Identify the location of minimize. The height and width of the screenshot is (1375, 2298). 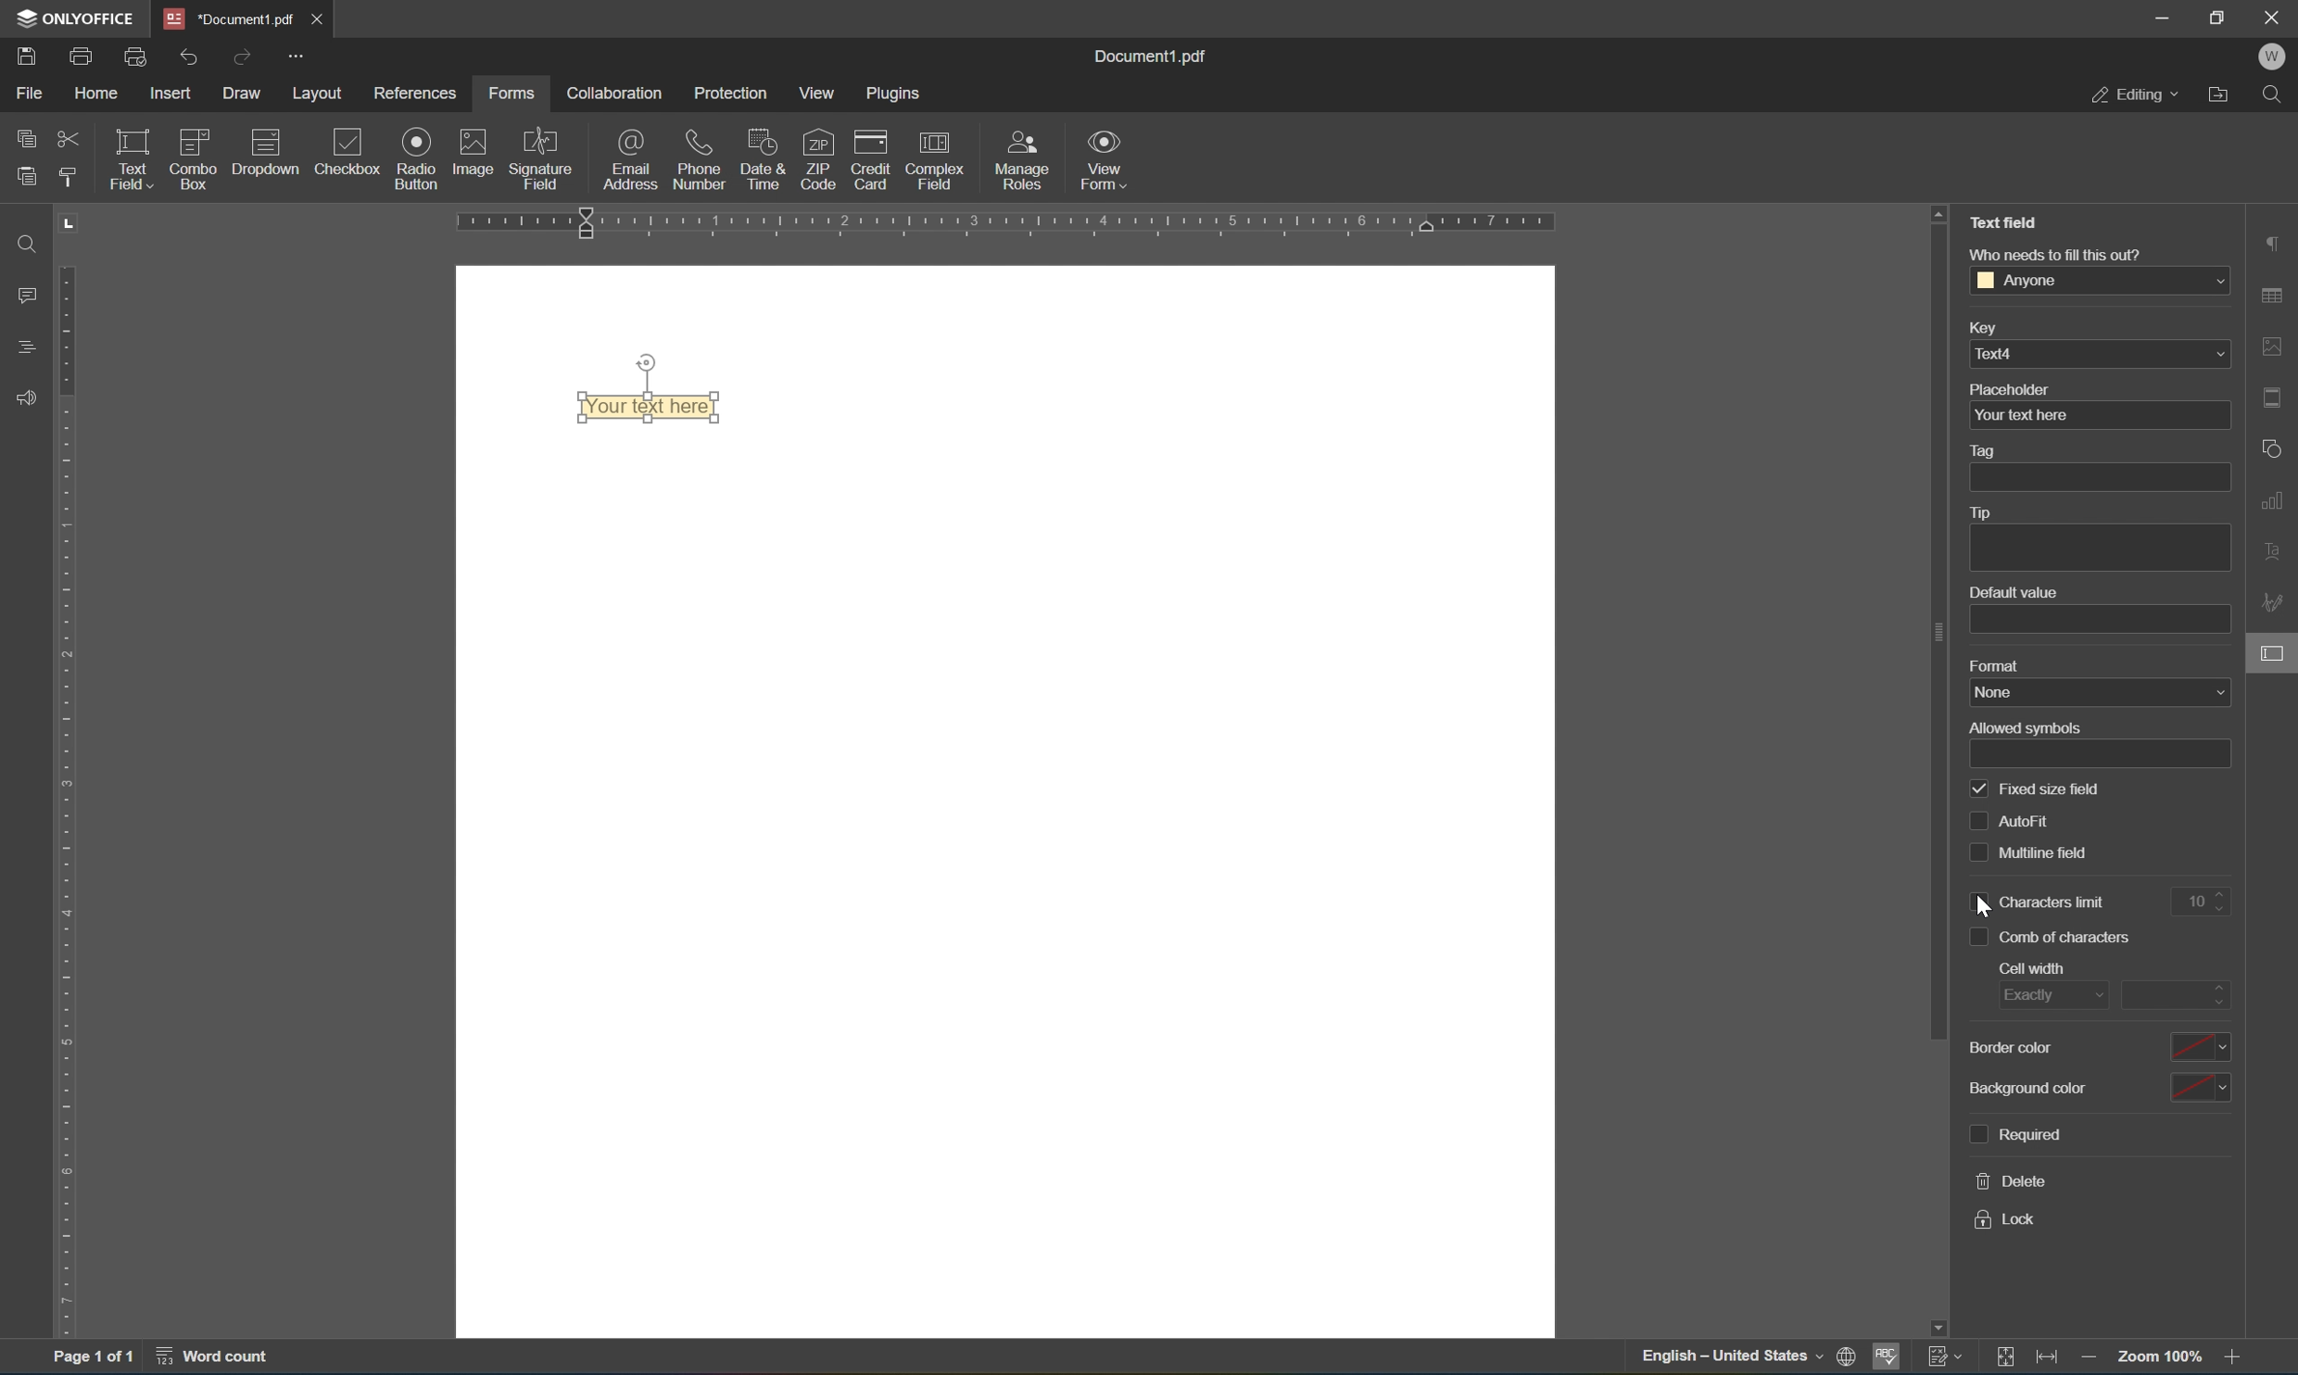
(2152, 16).